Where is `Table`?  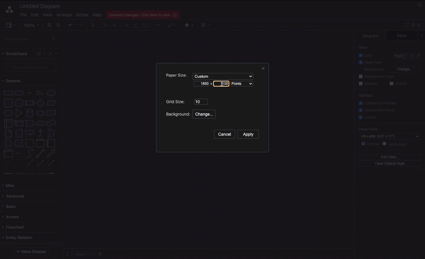 Table is located at coordinates (205, 25).